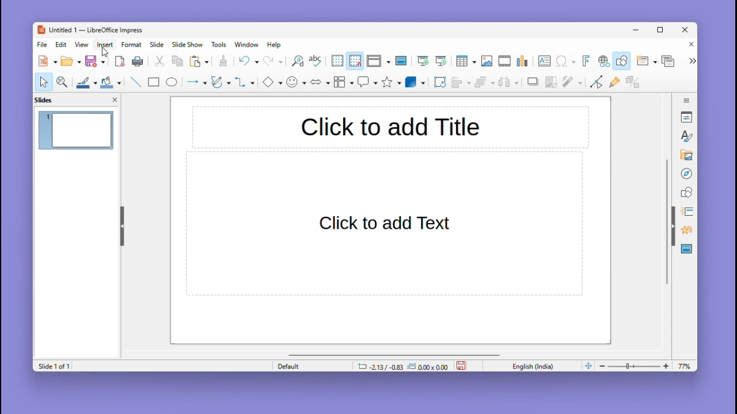 The width and height of the screenshot is (737, 414). What do you see at coordinates (43, 45) in the screenshot?
I see `File` at bounding box center [43, 45].